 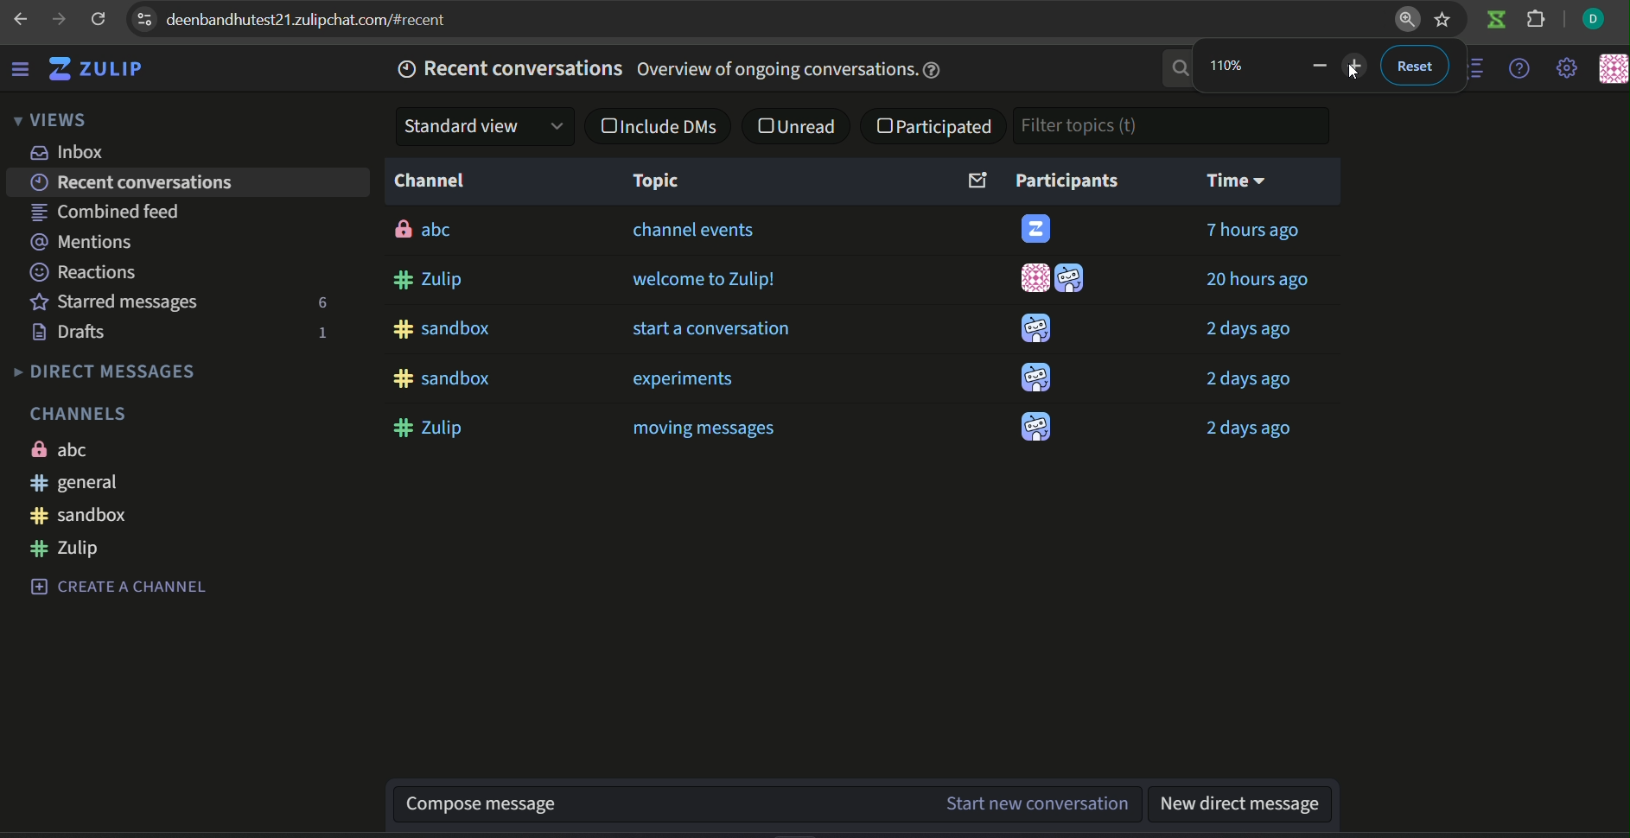 I want to click on DIRECT MESSAGES, so click(x=104, y=373).